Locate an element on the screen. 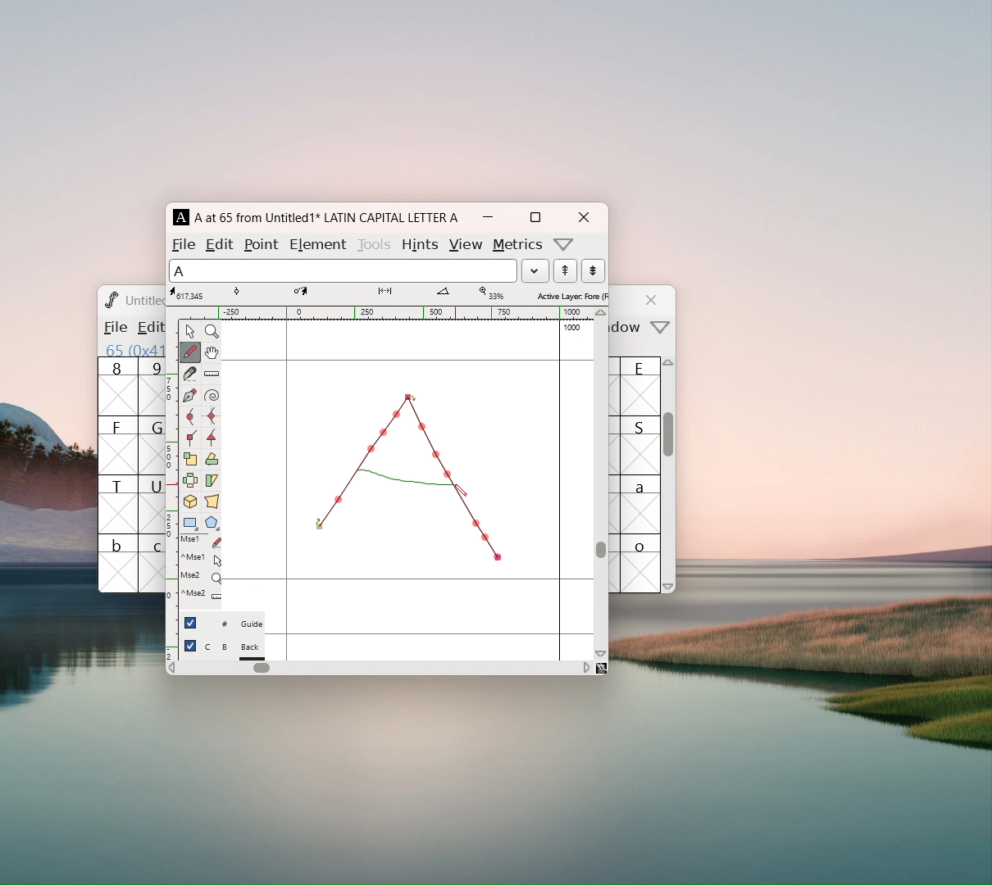 This screenshot has width=992, height=885. selected layer is located at coordinates (570, 295).